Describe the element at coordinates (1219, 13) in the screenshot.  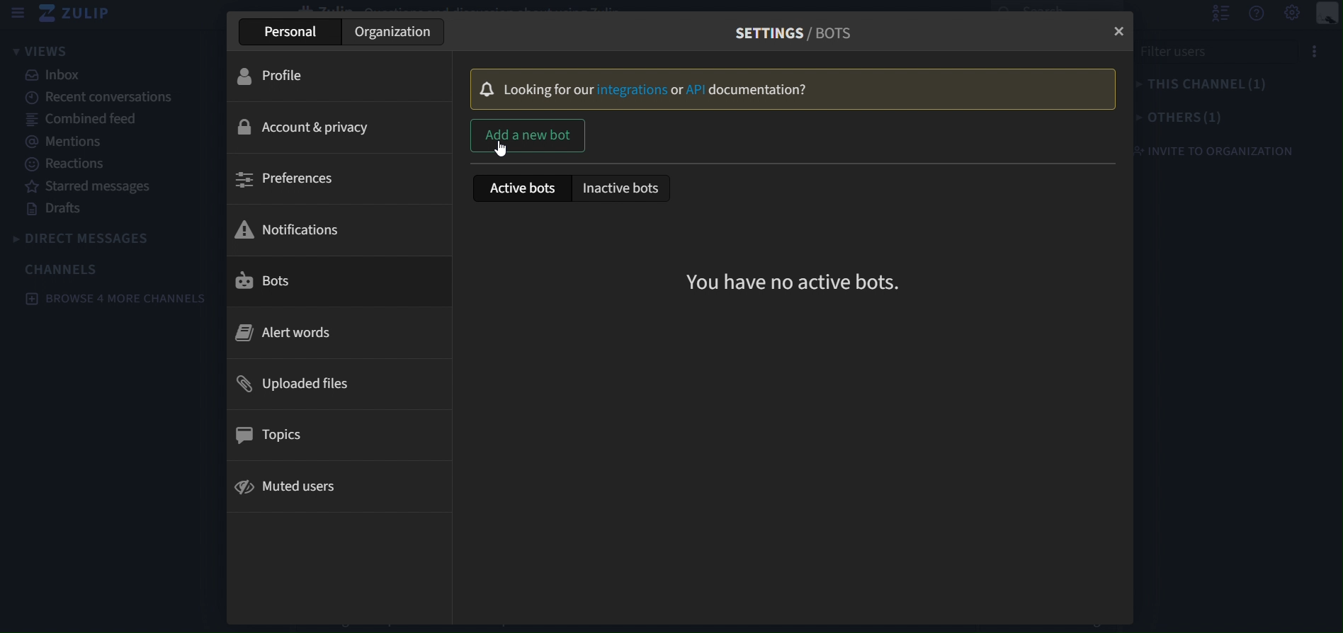
I see `hide user list` at that location.